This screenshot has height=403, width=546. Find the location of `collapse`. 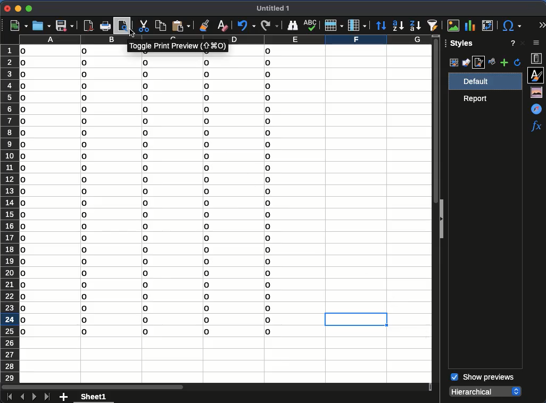

collapse is located at coordinates (441, 219).